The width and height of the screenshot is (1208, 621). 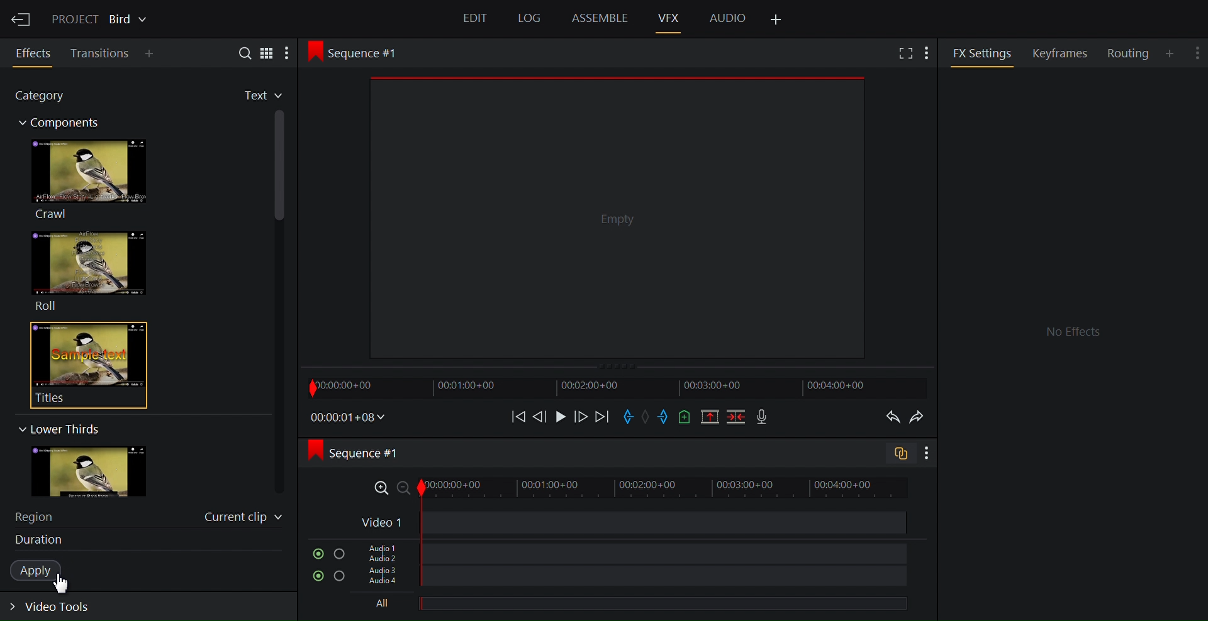 What do you see at coordinates (711, 419) in the screenshot?
I see `Remove all marked sections` at bounding box center [711, 419].